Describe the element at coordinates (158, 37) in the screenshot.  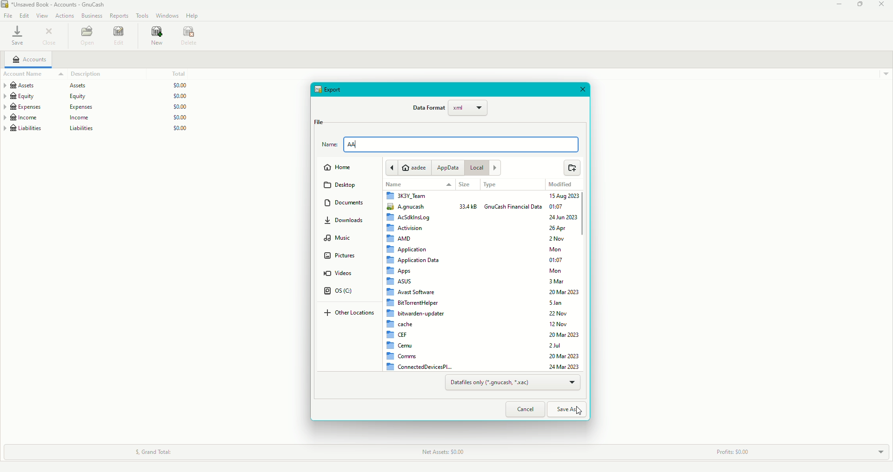
I see `New` at that location.